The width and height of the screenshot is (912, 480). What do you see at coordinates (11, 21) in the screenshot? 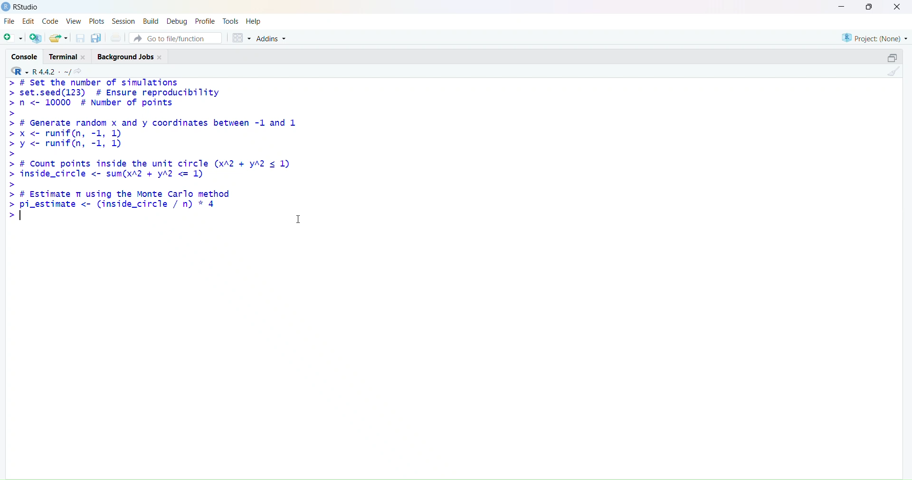
I see `File` at bounding box center [11, 21].